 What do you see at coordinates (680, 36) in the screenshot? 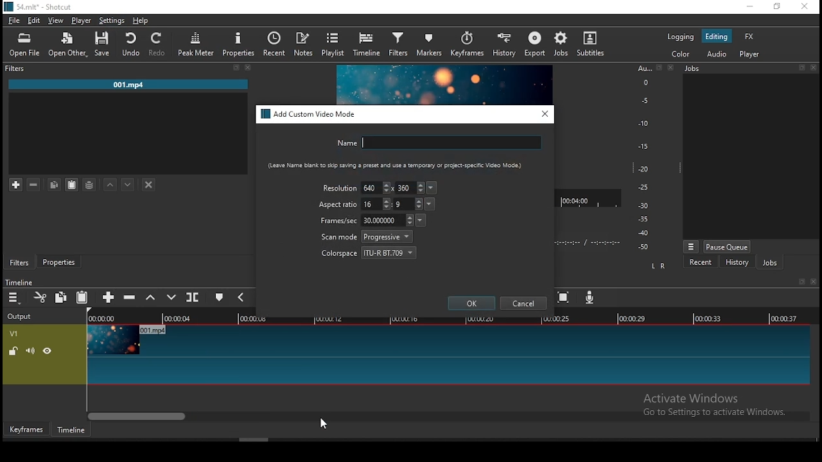
I see `logging` at bounding box center [680, 36].